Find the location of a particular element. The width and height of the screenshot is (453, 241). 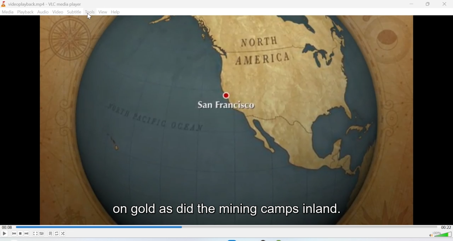

Maximise is located at coordinates (428, 5).